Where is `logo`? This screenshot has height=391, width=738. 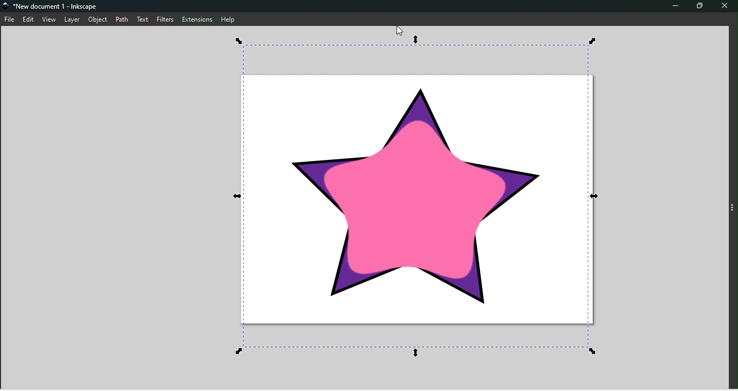 logo is located at coordinates (6, 8).